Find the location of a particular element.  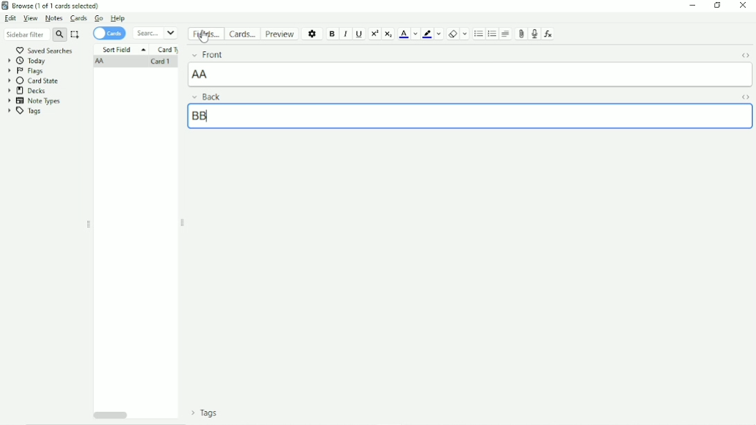

Resize is located at coordinates (183, 223).